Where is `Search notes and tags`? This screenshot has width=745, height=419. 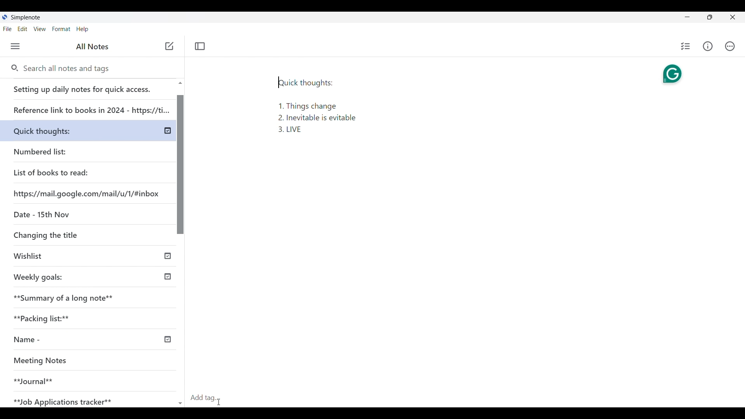 Search notes and tags is located at coordinates (69, 69).